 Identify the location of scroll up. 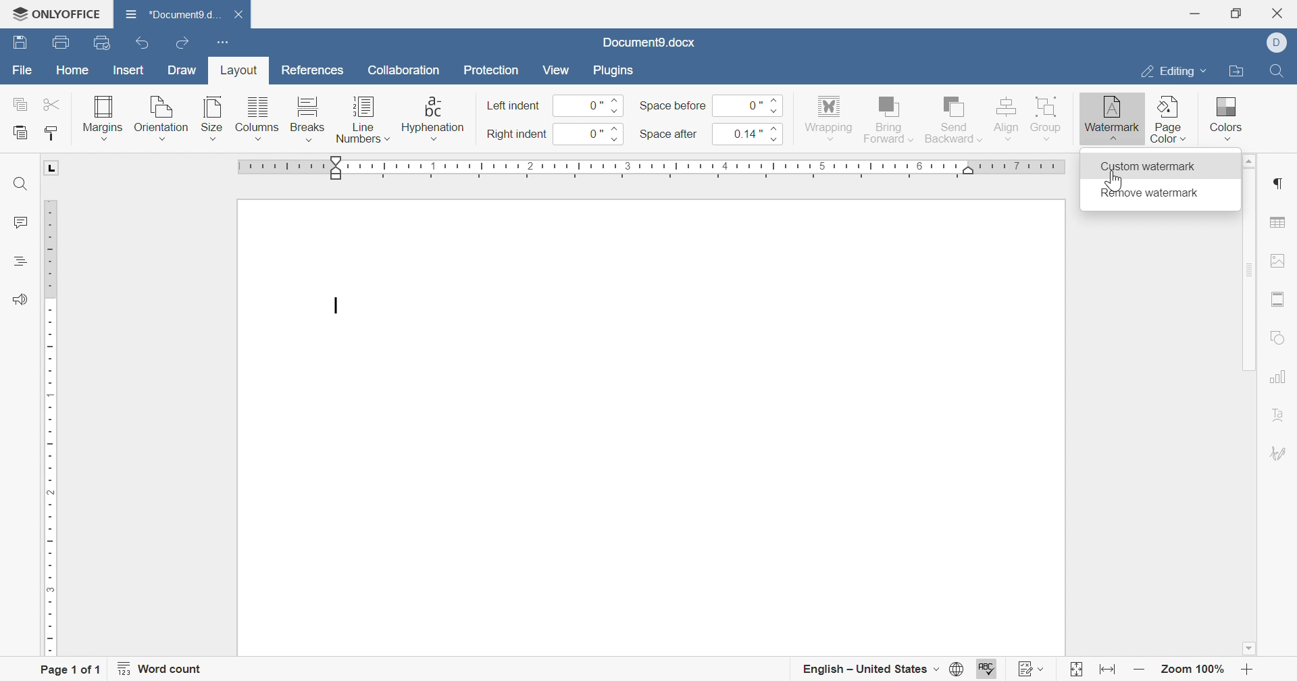
(1245, 161).